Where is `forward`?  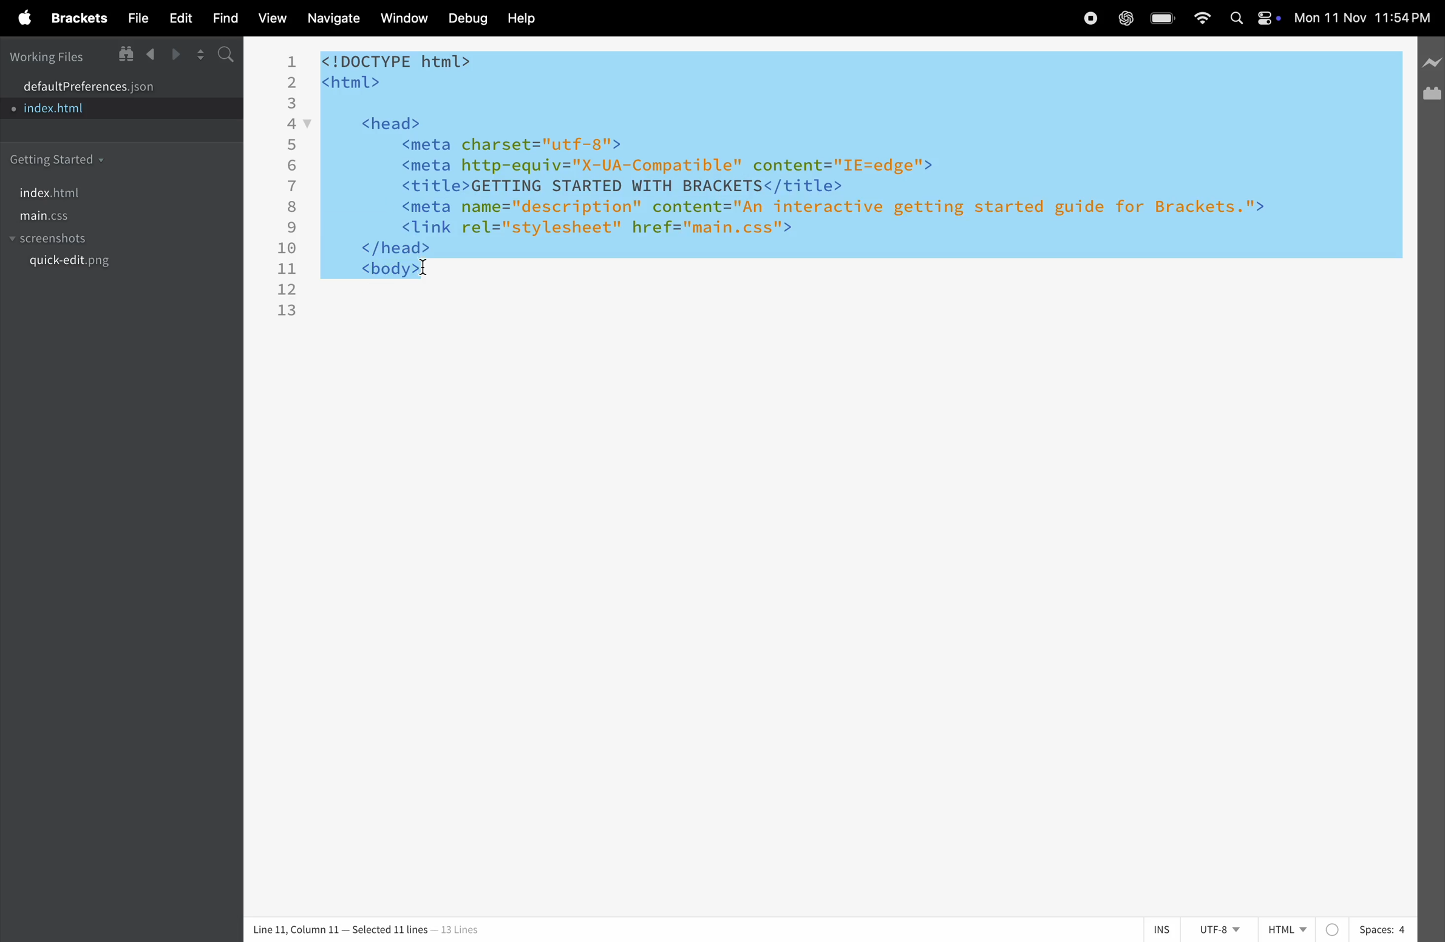
forward is located at coordinates (177, 55).